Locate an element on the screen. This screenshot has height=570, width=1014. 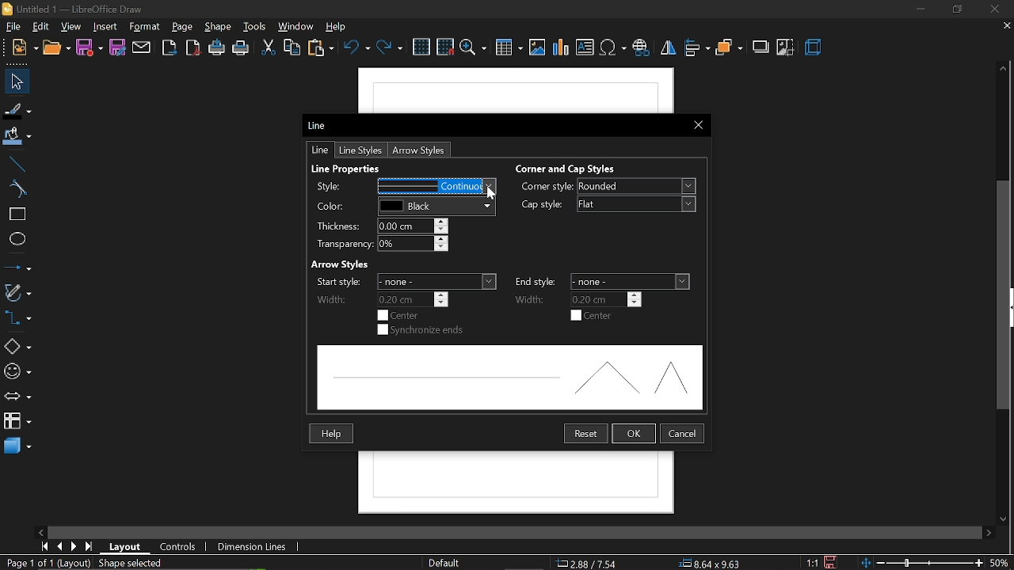
end style is located at coordinates (602, 280).